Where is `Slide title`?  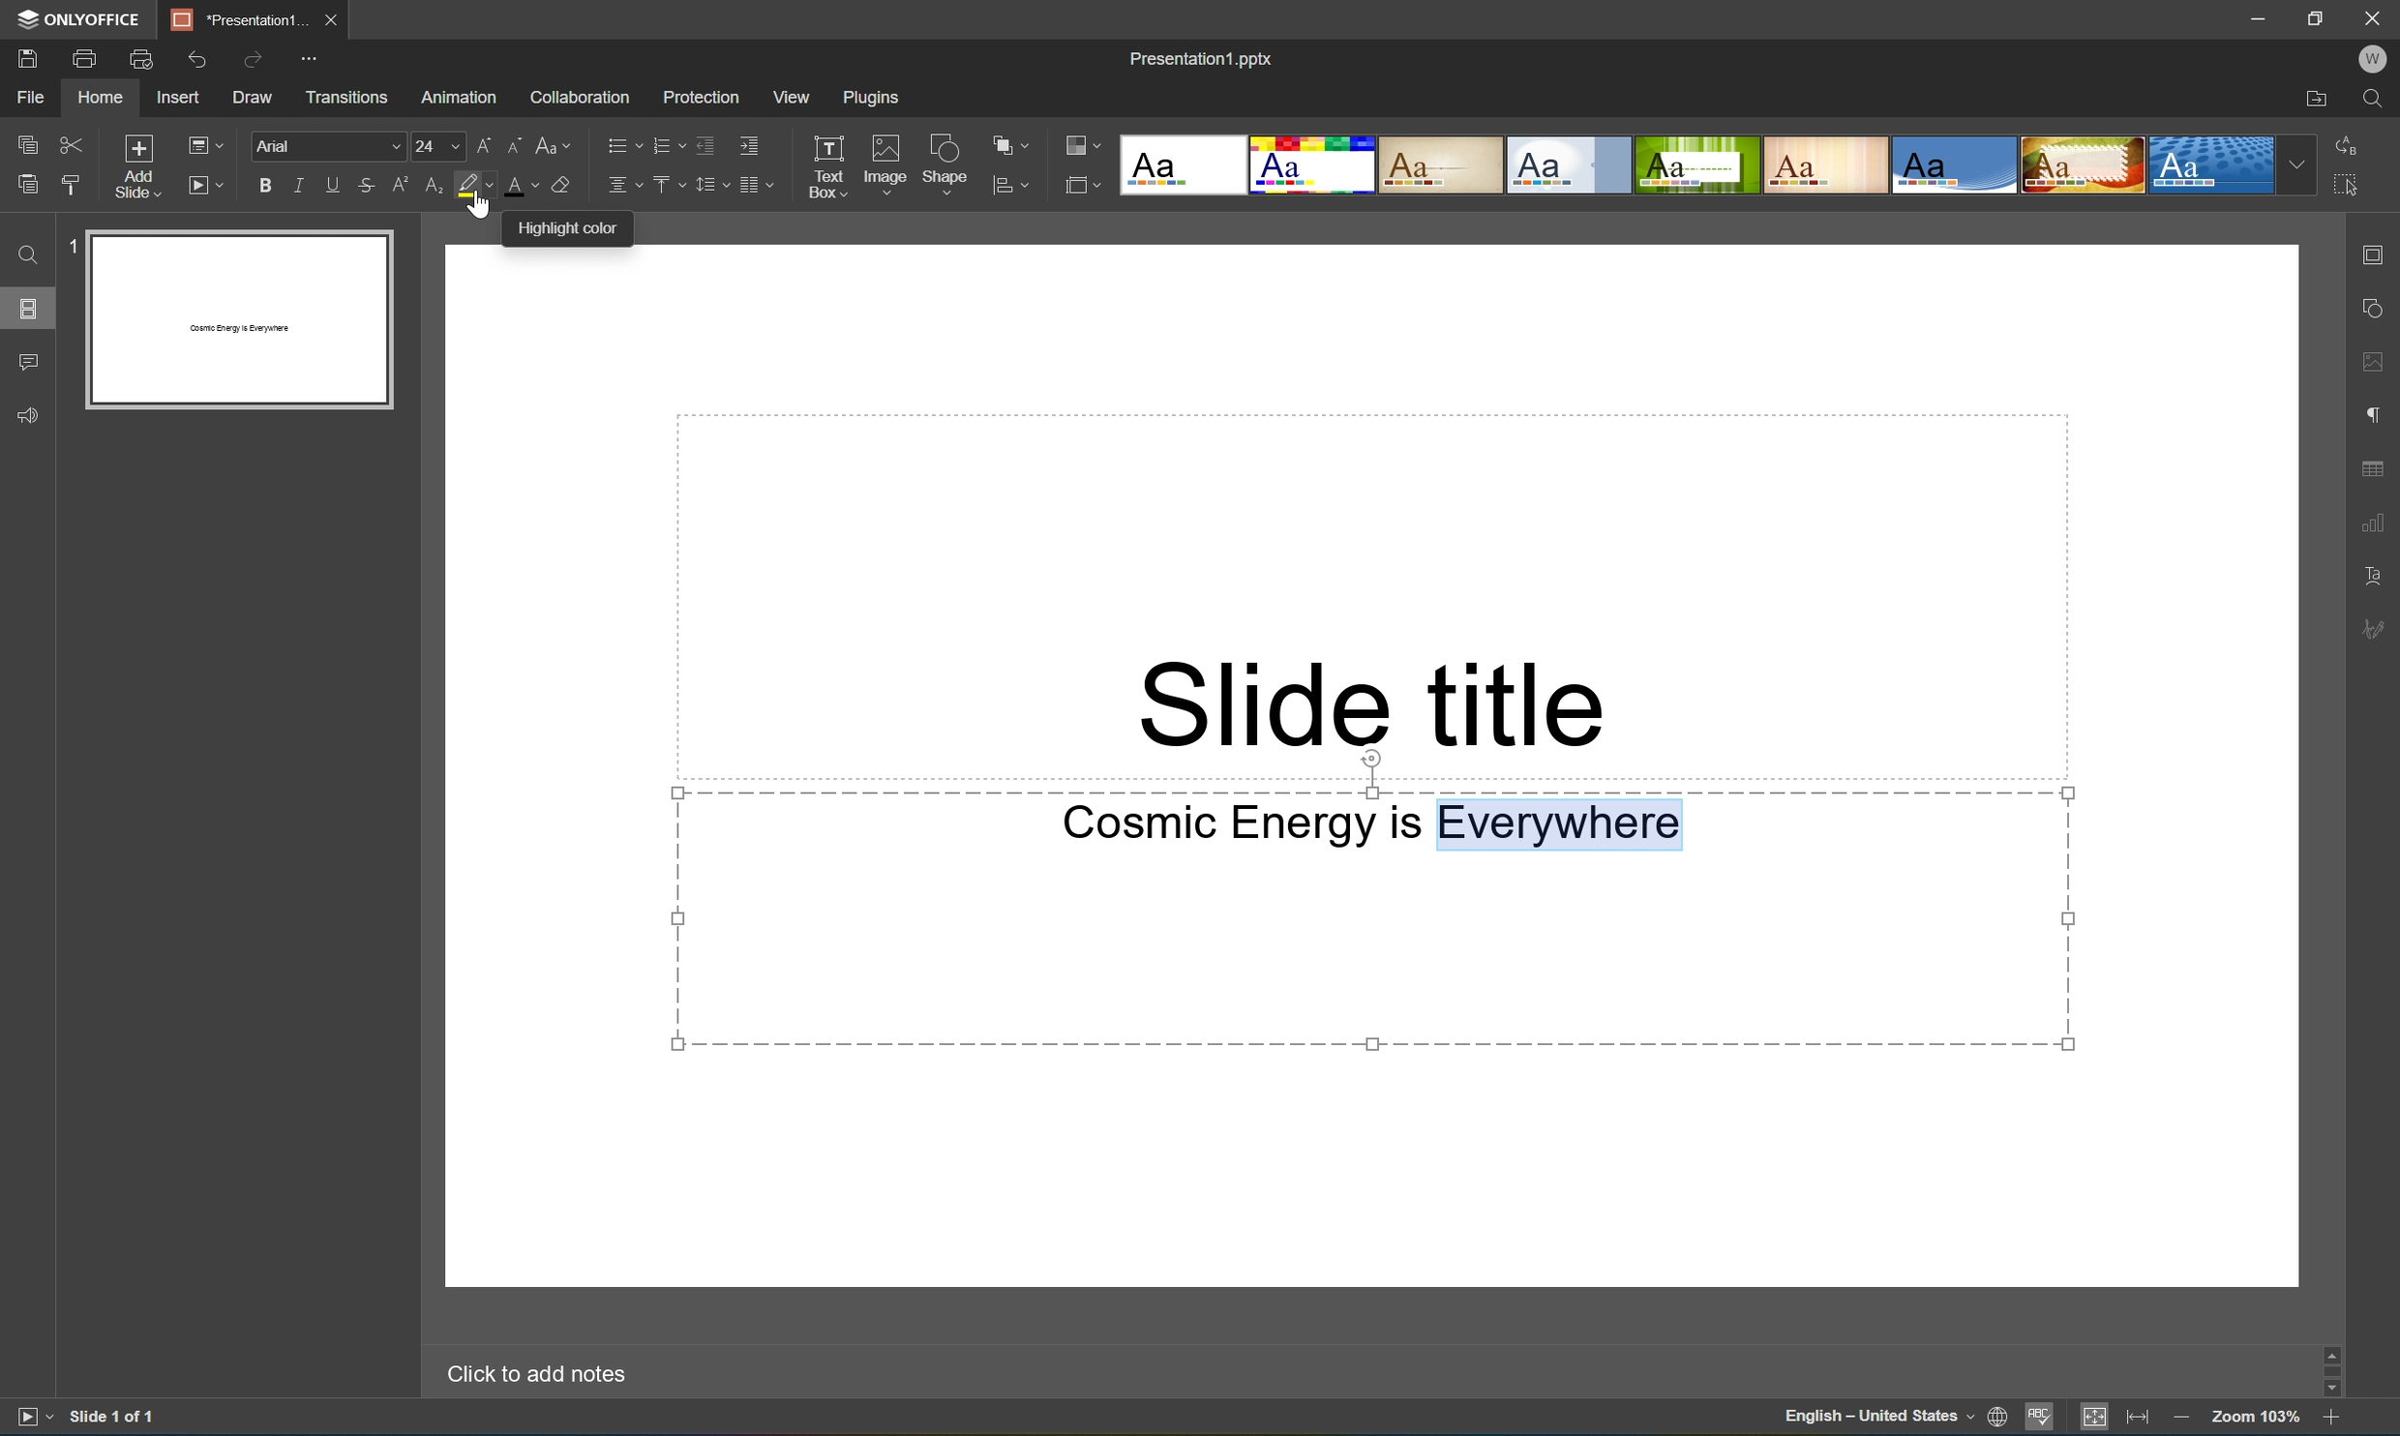 Slide title is located at coordinates (1368, 702).